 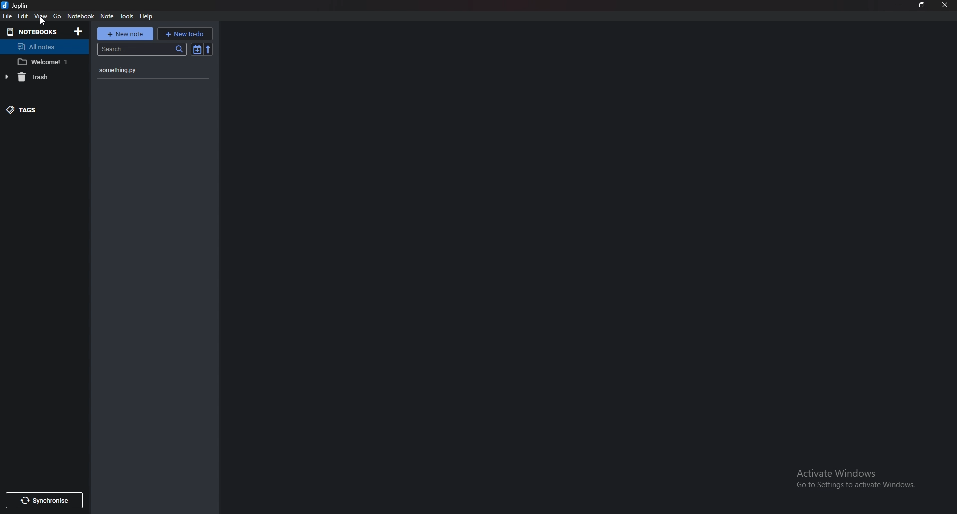 What do you see at coordinates (41, 16) in the screenshot?
I see `View` at bounding box center [41, 16].